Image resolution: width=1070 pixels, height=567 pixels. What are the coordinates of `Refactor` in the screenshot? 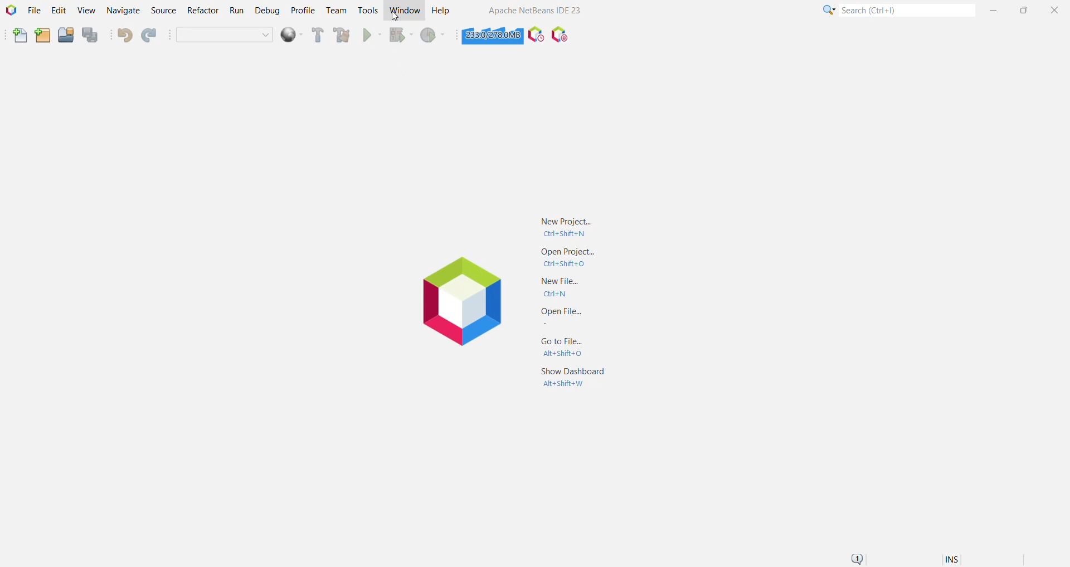 It's located at (201, 11).